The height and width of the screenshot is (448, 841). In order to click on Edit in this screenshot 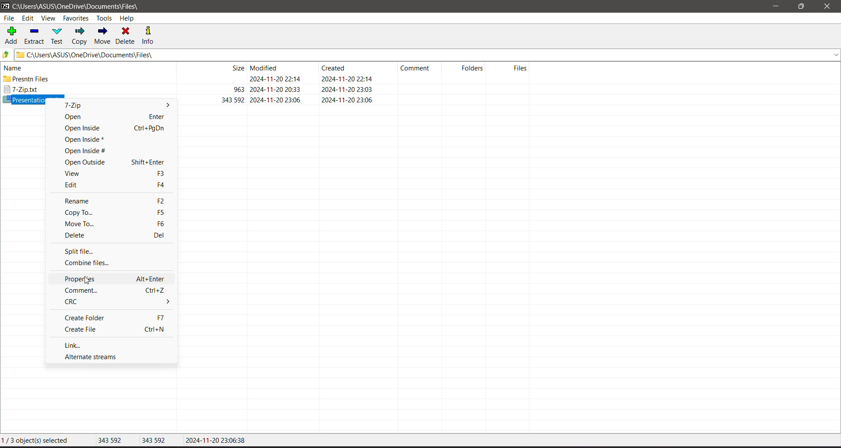, I will do `click(110, 185)`.